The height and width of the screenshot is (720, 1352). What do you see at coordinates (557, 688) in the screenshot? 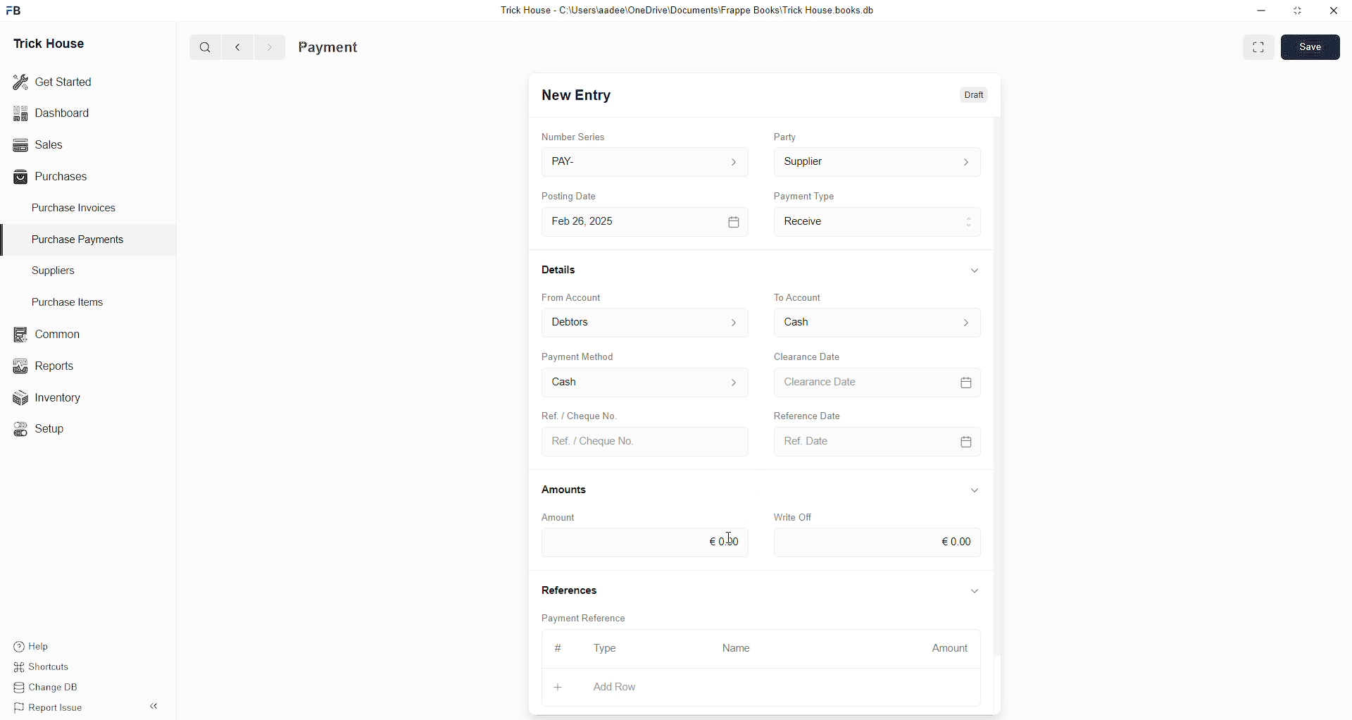
I see `+` at bounding box center [557, 688].